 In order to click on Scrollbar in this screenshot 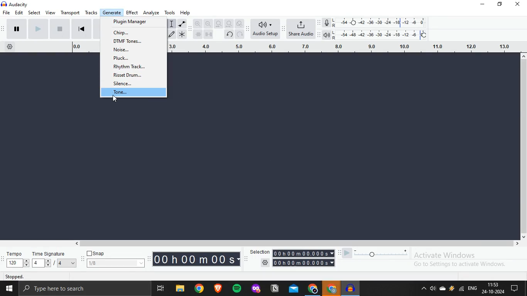, I will do `click(297, 244)`.